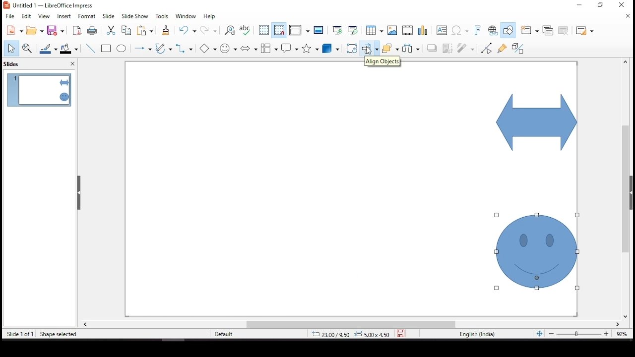 This screenshot has height=357, width=635. Describe the element at coordinates (309, 48) in the screenshot. I see `stars and banners` at that location.